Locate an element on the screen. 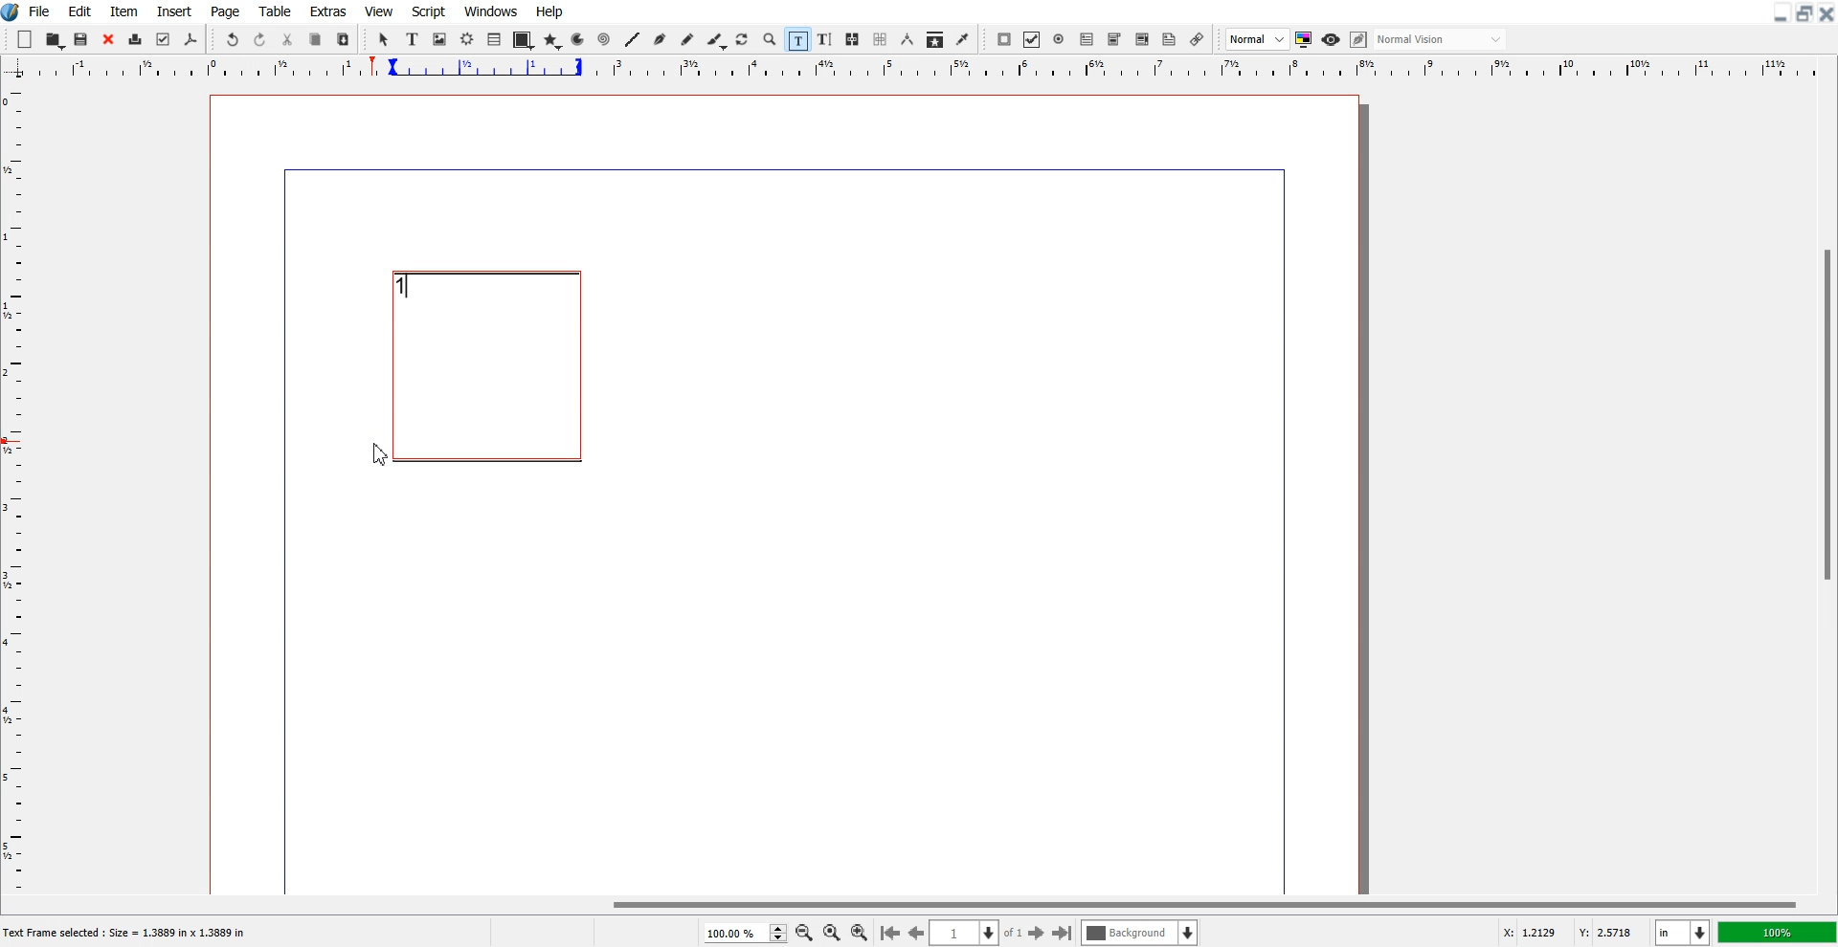  Edit content of frame is located at coordinates (797, 39).